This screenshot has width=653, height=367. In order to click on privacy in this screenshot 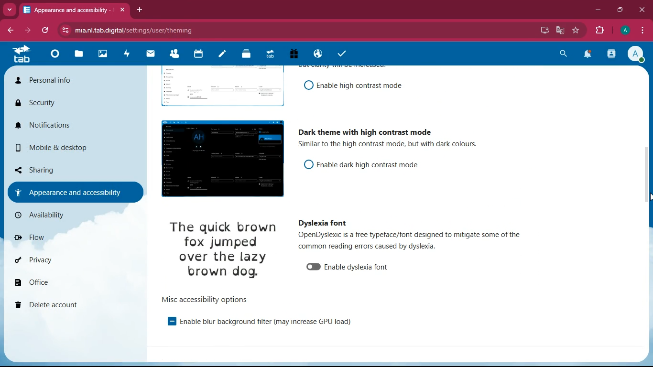, I will do `click(53, 259)`.